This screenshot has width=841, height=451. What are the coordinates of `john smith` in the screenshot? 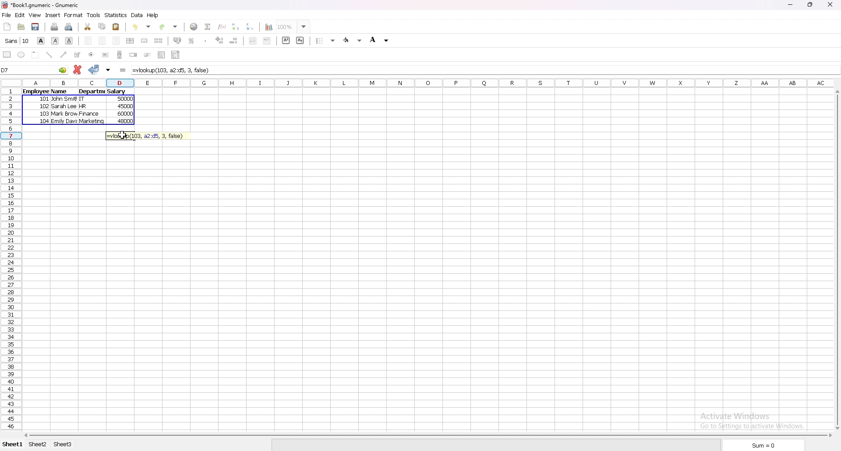 It's located at (64, 99).